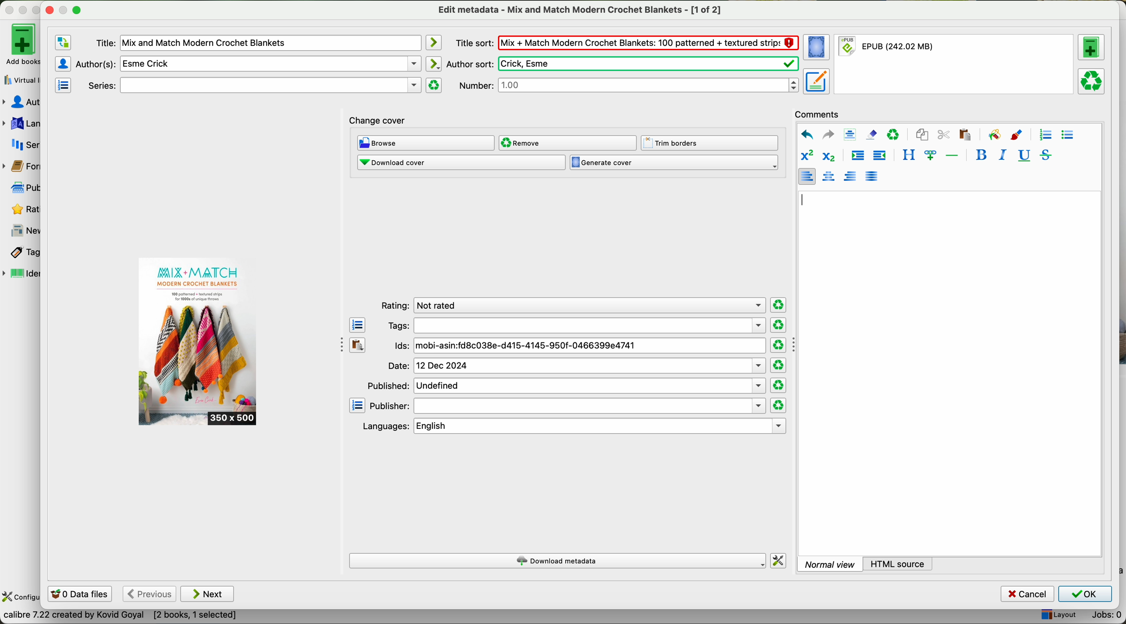 The height and width of the screenshot is (624, 1126). What do you see at coordinates (1017, 136) in the screenshot?
I see `foreground color` at bounding box center [1017, 136].